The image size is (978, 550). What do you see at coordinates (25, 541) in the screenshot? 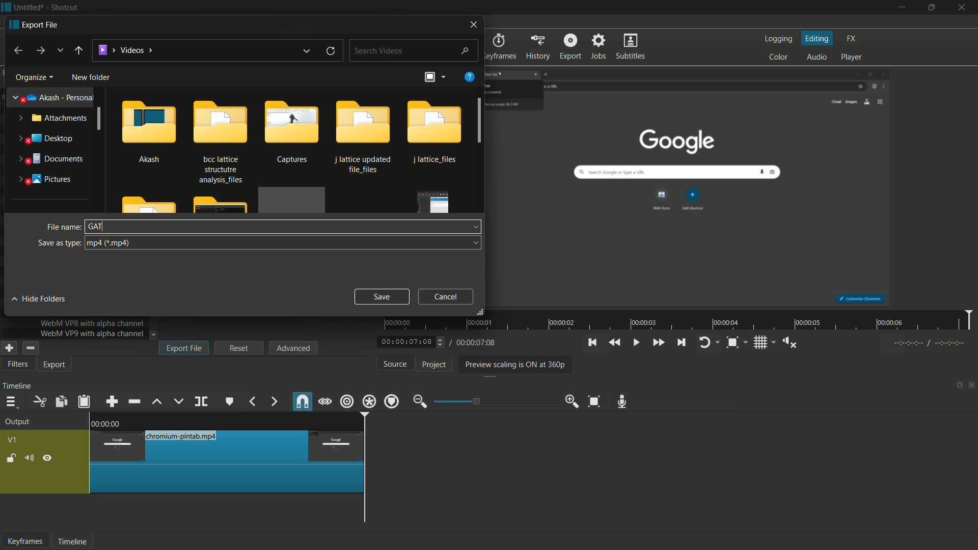
I see `keyframes` at bounding box center [25, 541].